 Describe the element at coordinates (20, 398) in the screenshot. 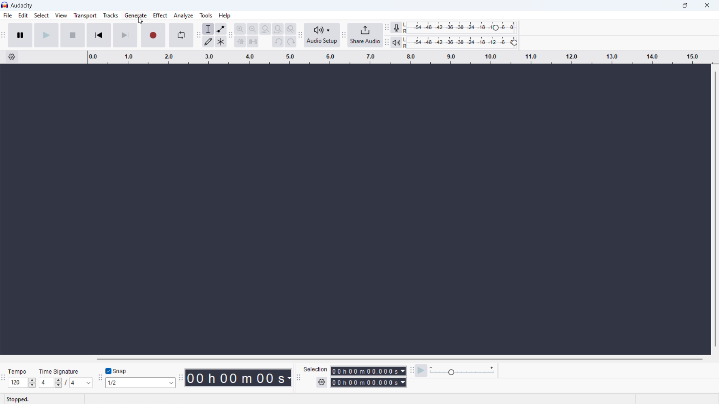

I see `stopped.` at that location.